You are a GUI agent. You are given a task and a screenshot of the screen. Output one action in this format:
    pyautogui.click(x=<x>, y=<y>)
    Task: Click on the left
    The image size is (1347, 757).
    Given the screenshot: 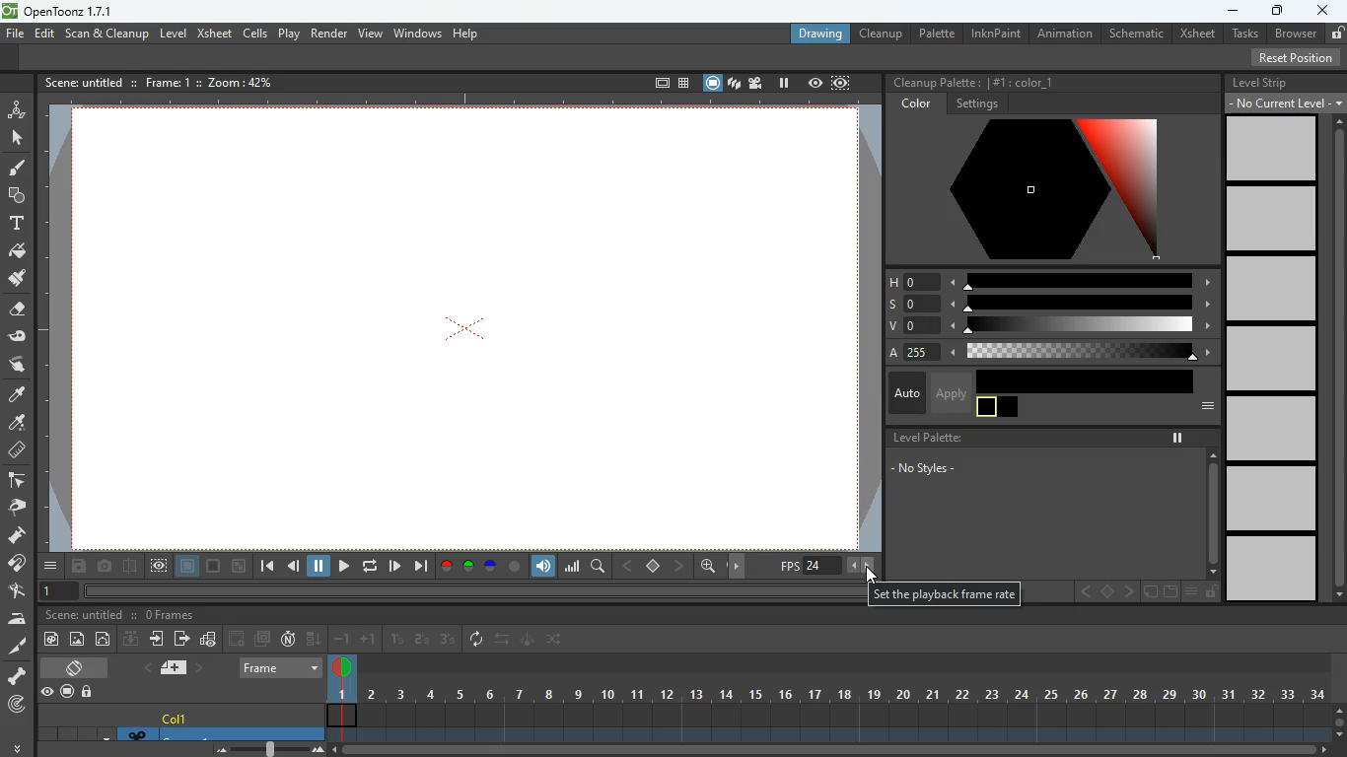 What is the action you would take?
    pyautogui.click(x=1080, y=592)
    